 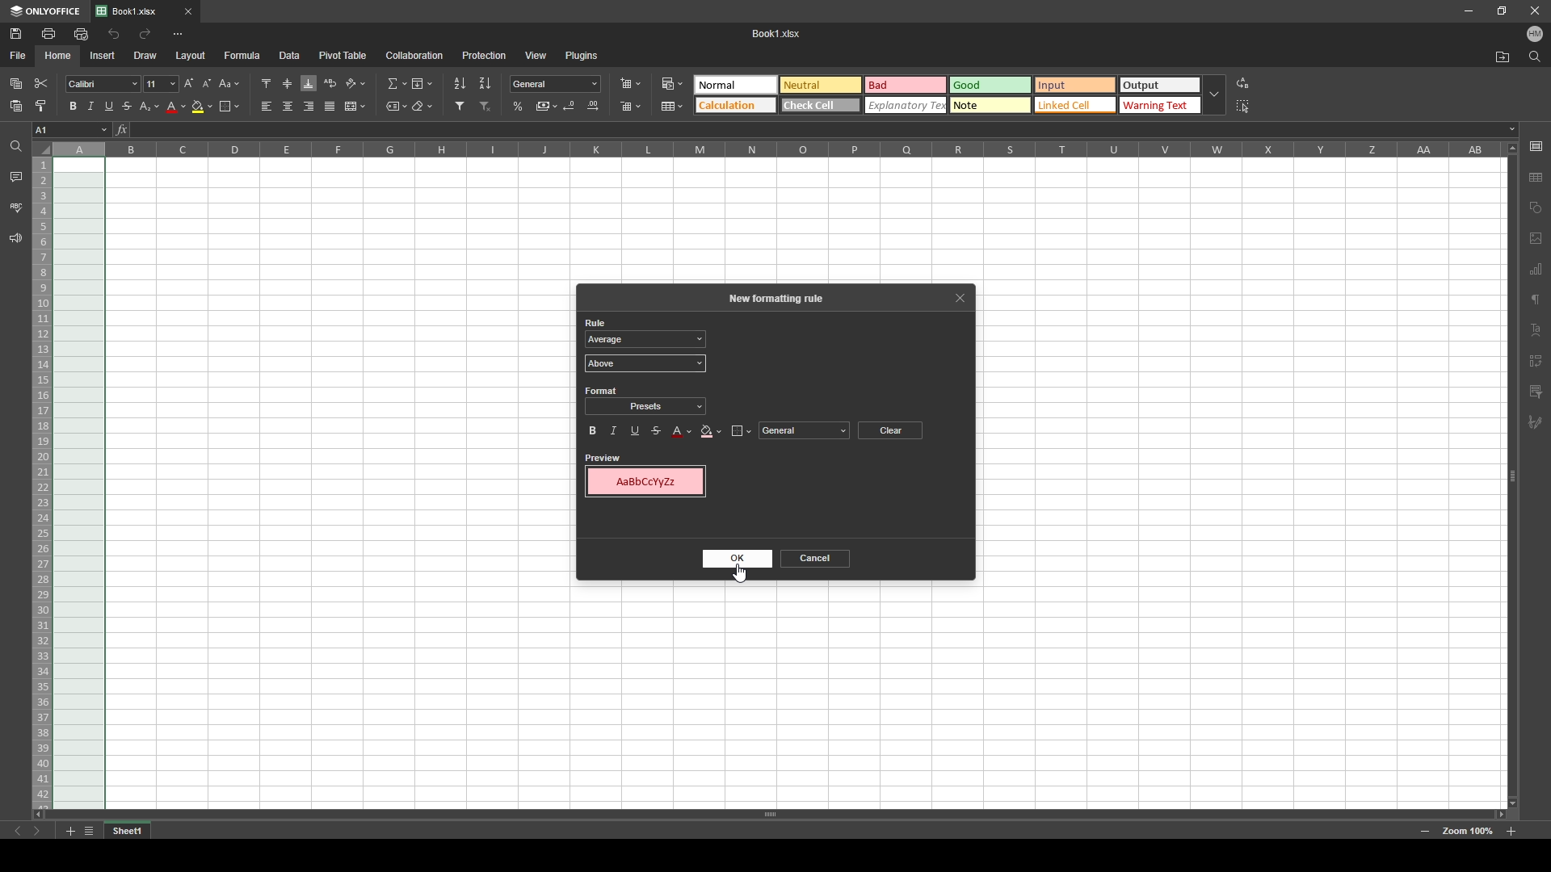 What do you see at coordinates (518, 106) in the screenshot?
I see `percentage style` at bounding box center [518, 106].